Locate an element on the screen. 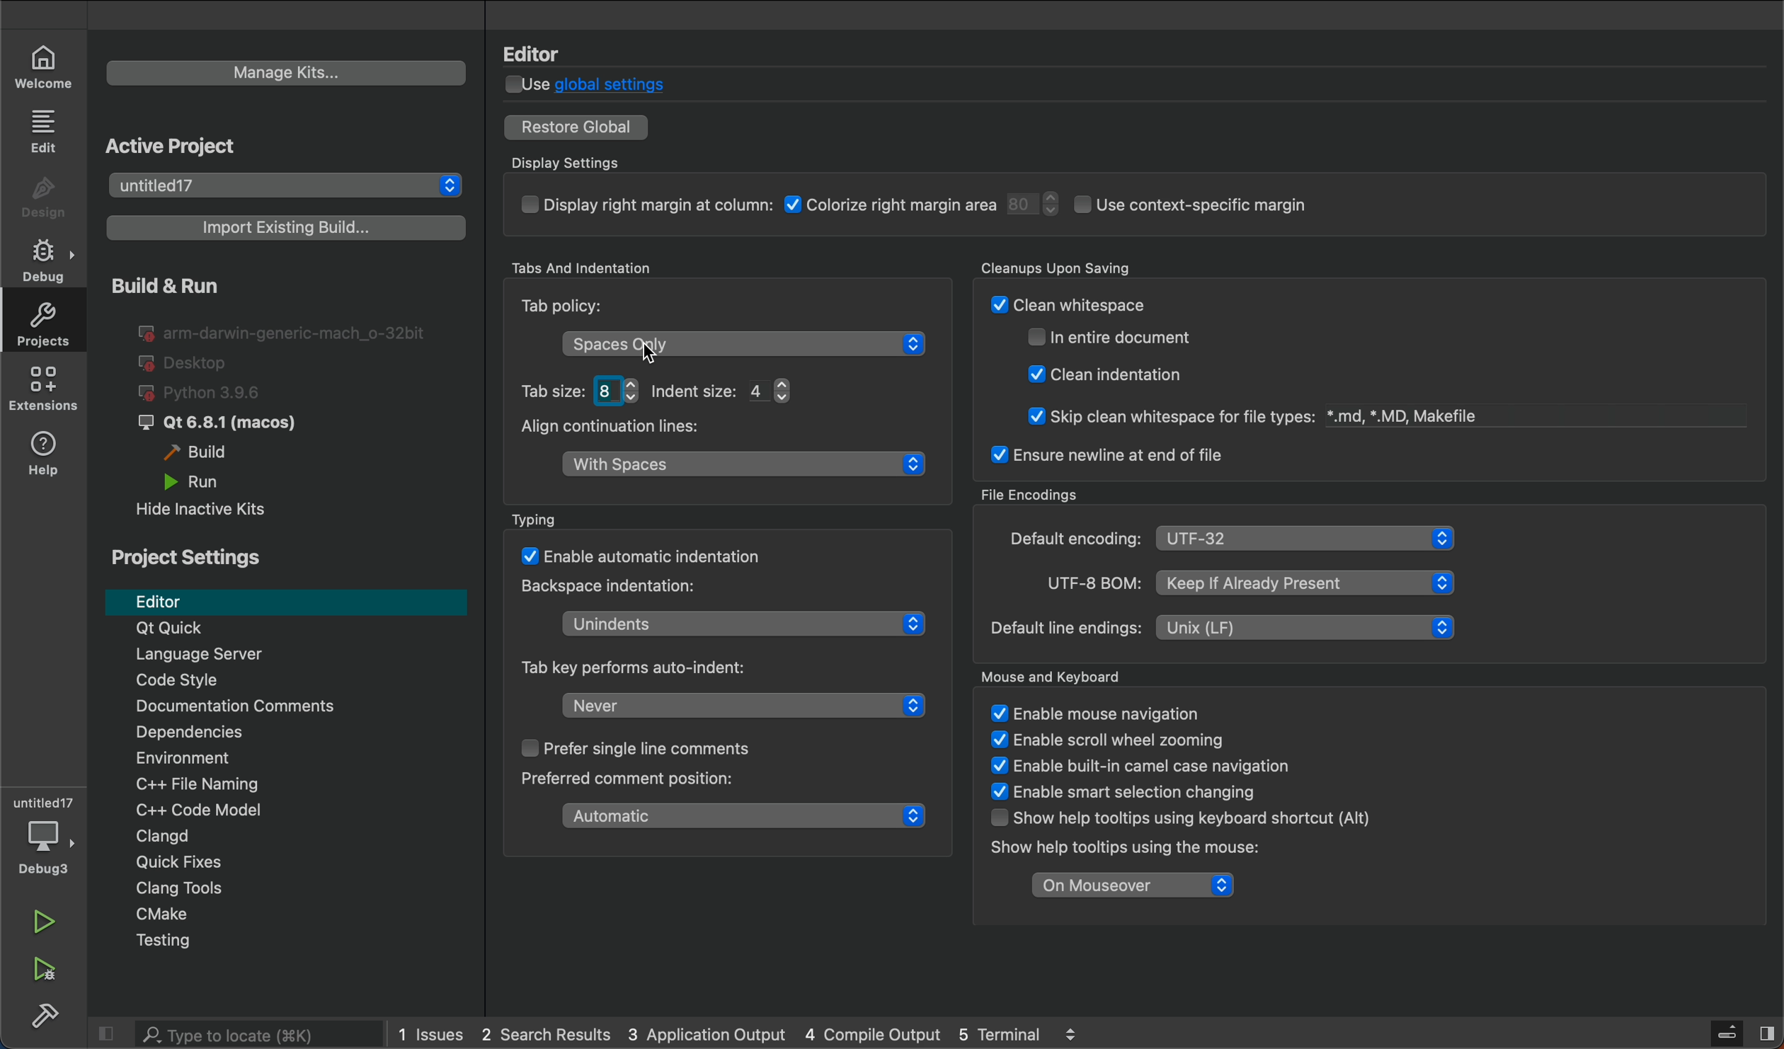 The height and width of the screenshot is (1049, 1784). build  is located at coordinates (213, 455).